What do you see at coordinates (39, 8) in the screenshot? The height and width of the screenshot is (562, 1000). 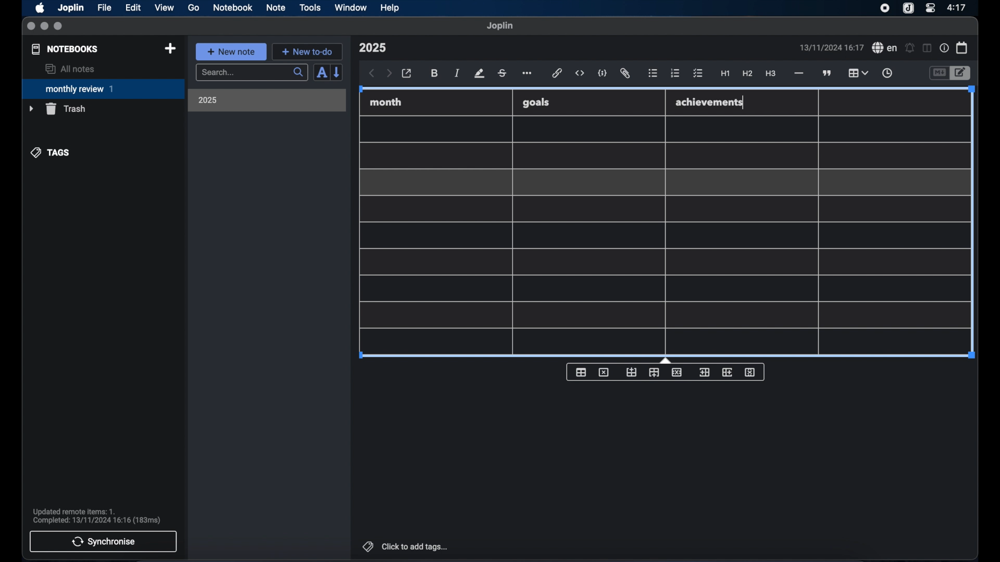 I see `apple icon` at bounding box center [39, 8].